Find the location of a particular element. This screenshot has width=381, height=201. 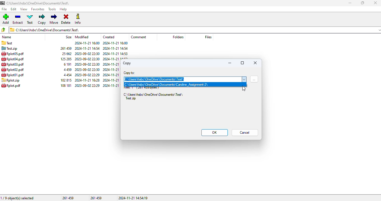

files is located at coordinates (208, 37).